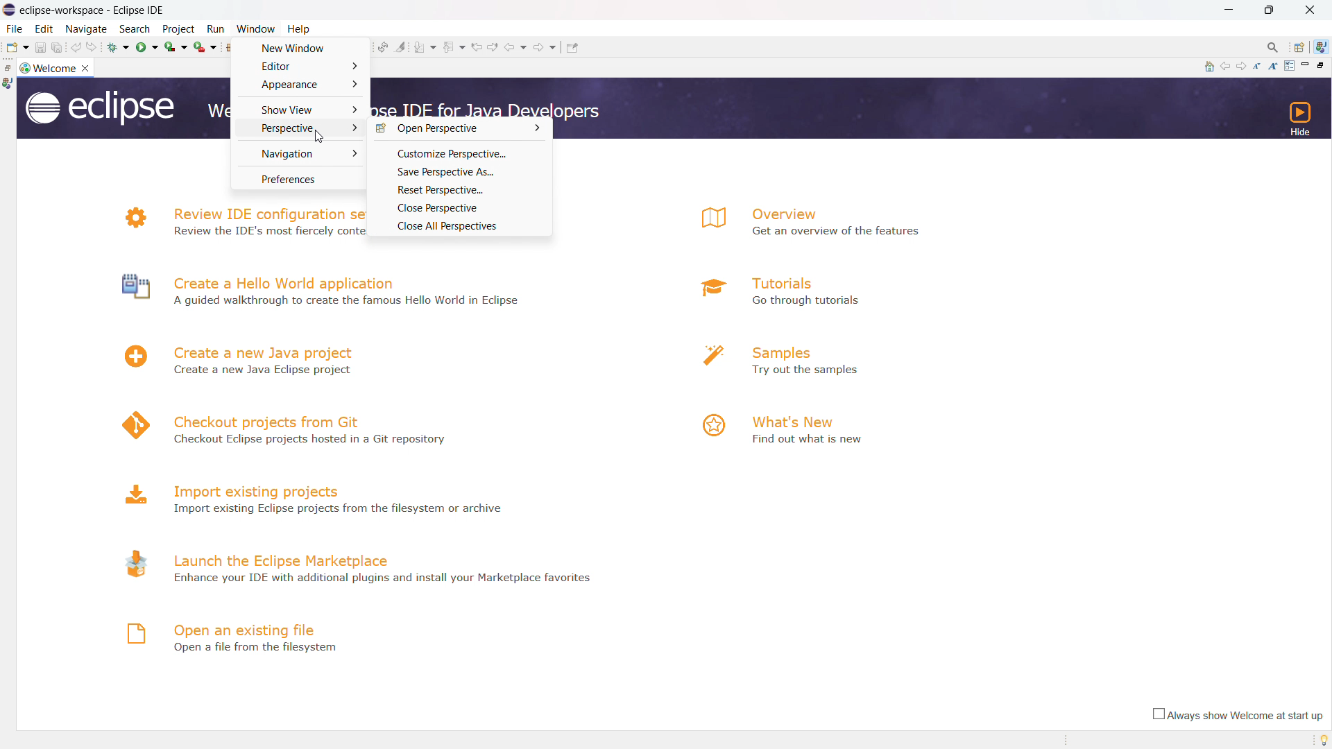 The width and height of the screenshot is (1332, 749). What do you see at coordinates (298, 66) in the screenshot?
I see `editor` at bounding box center [298, 66].